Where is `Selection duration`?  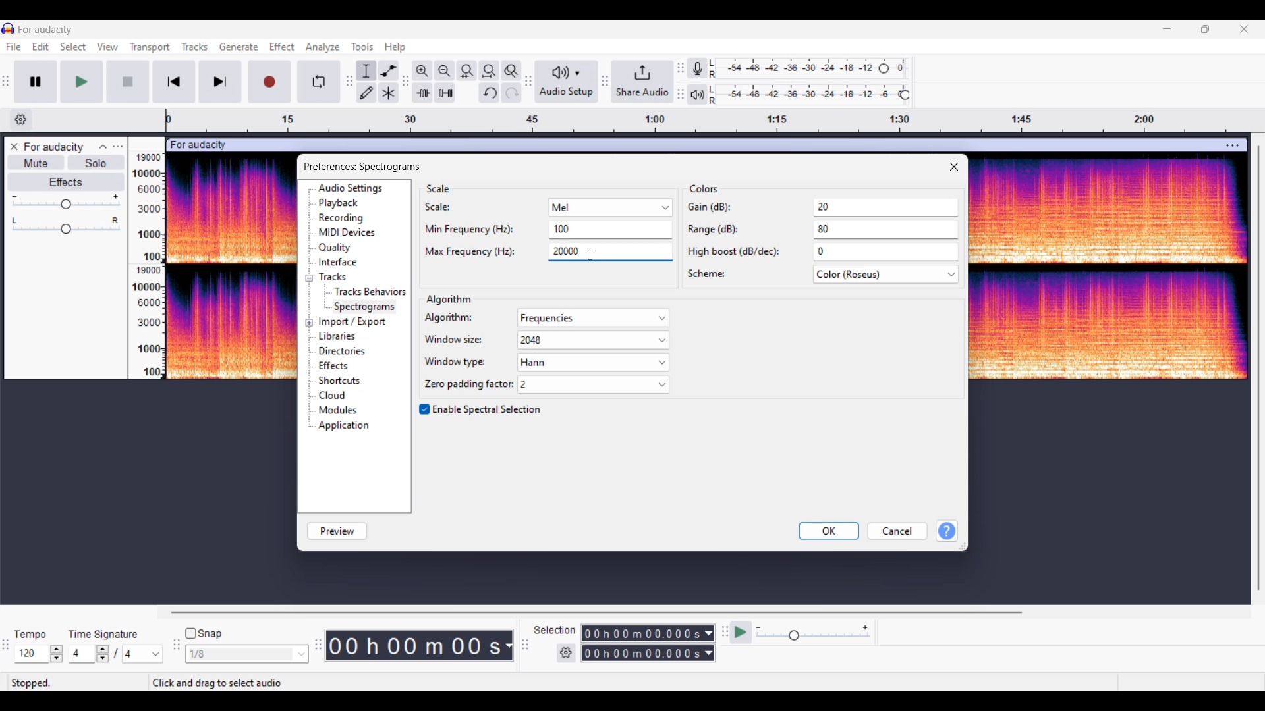
Selection duration is located at coordinates (642, 643).